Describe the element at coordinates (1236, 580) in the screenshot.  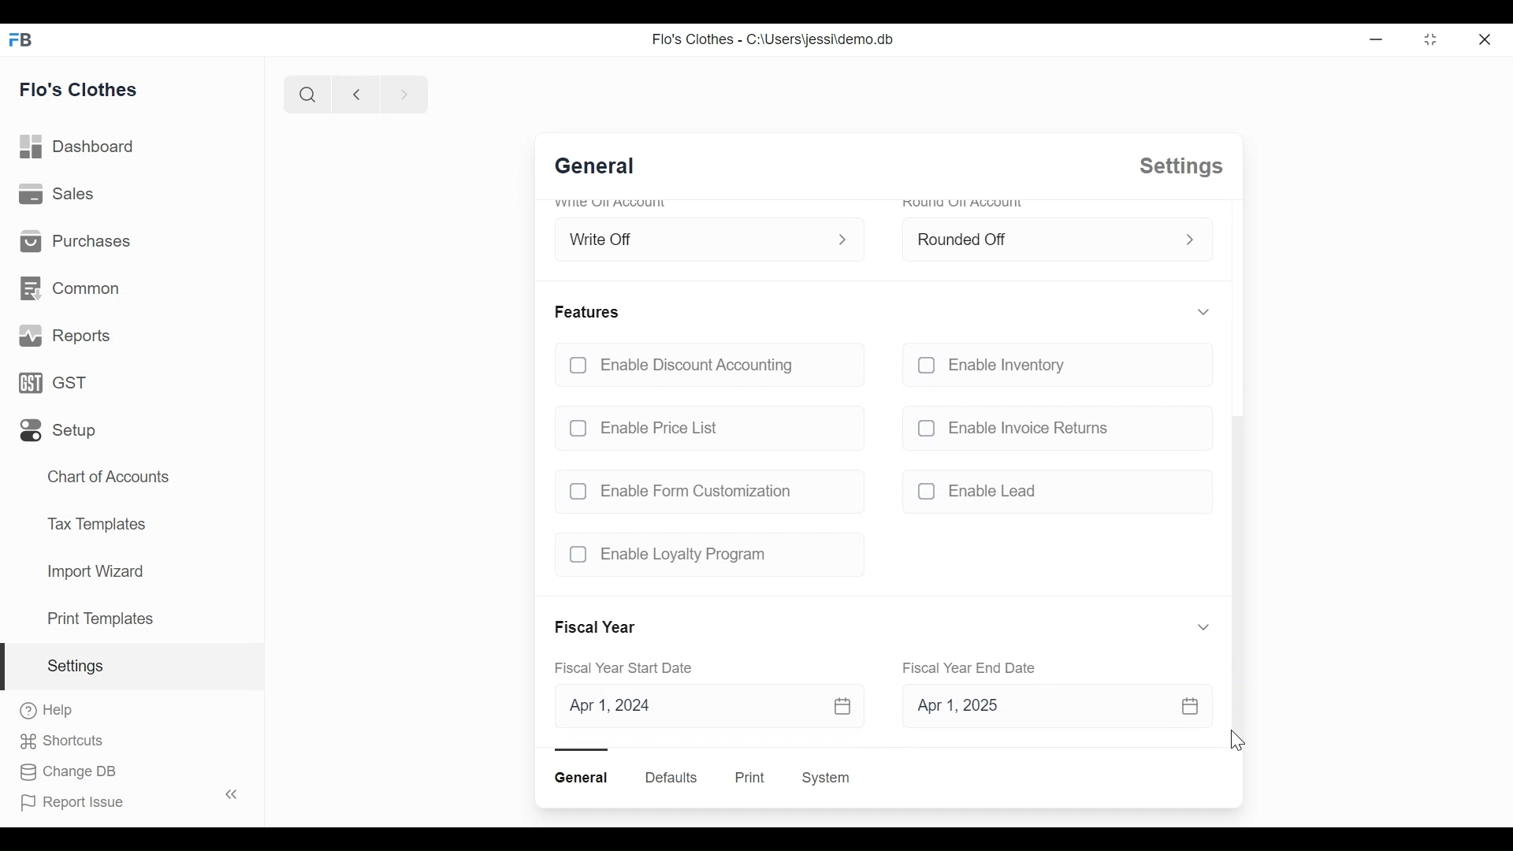
I see `Vertical scroll bar` at that location.